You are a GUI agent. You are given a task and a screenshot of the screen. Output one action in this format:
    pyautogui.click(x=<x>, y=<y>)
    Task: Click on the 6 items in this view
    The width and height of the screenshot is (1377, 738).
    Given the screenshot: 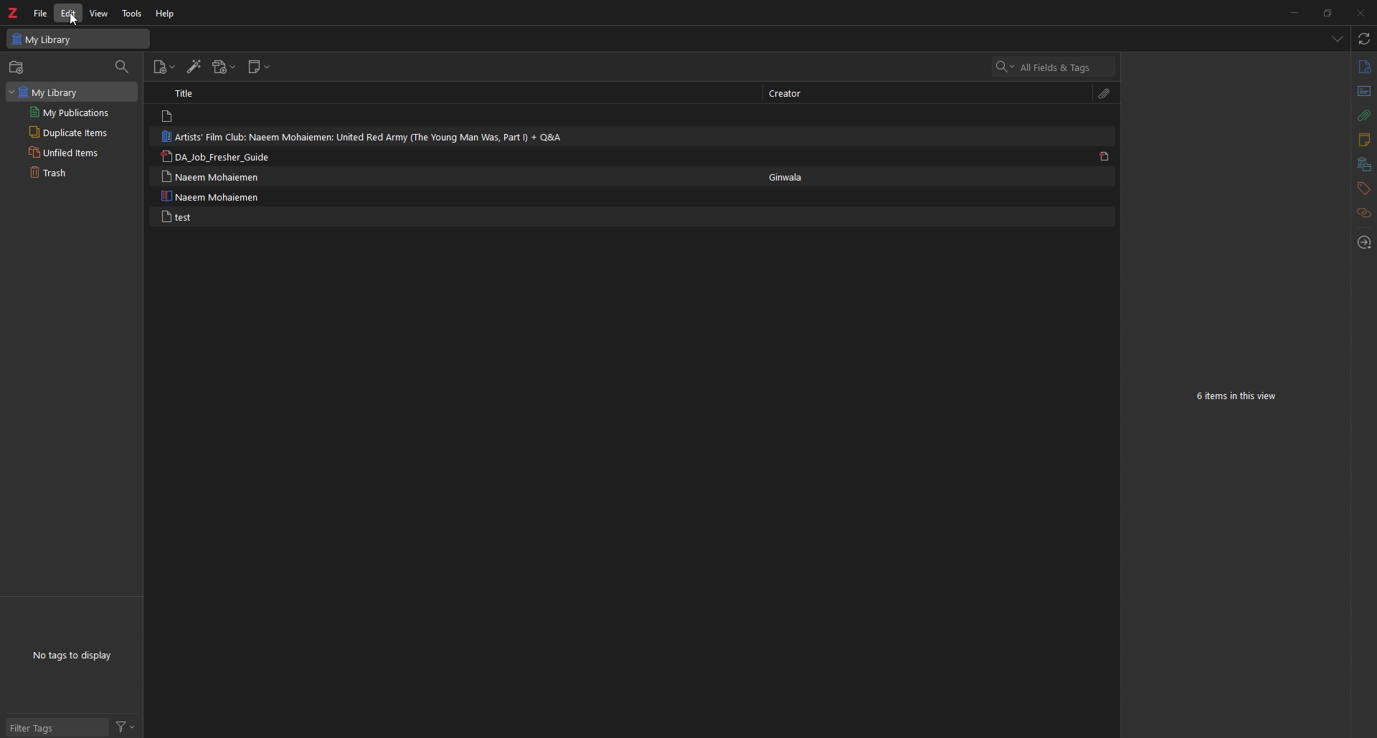 What is the action you would take?
    pyautogui.click(x=1239, y=397)
    